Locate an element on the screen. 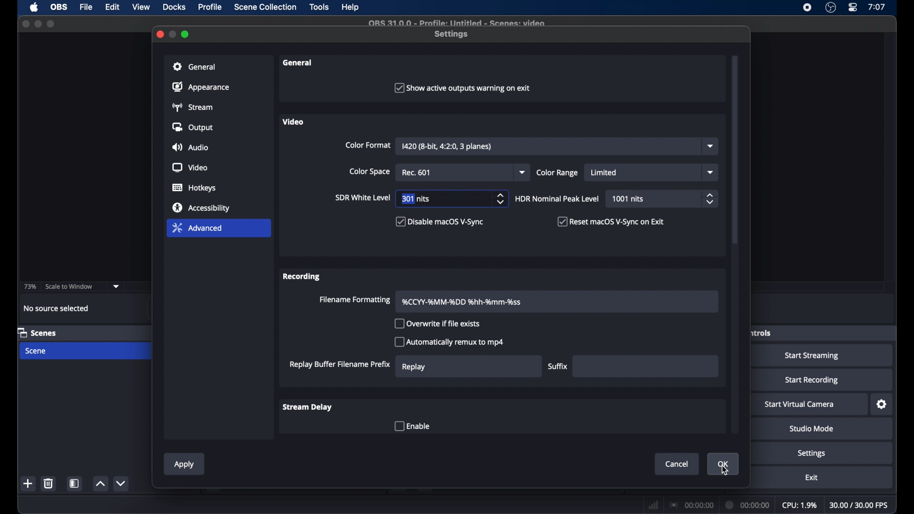  increment is located at coordinates (100, 484).